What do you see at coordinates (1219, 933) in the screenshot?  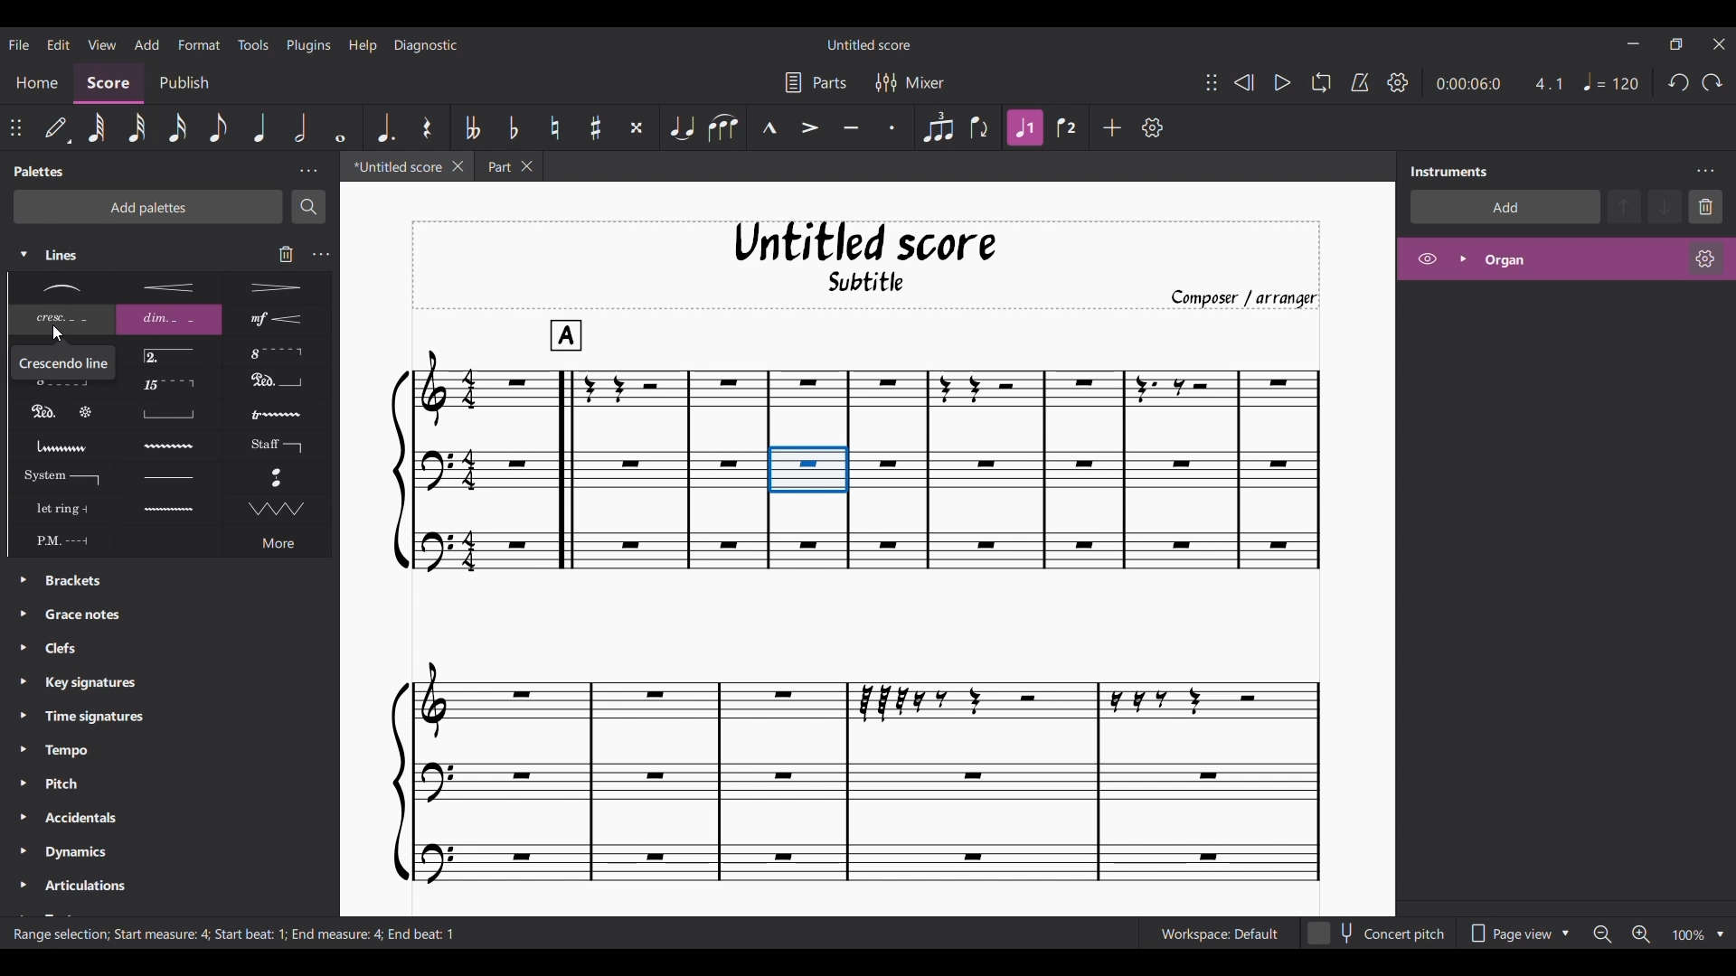 I see `Current Workspace setting` at bounding box center [1219, 933].